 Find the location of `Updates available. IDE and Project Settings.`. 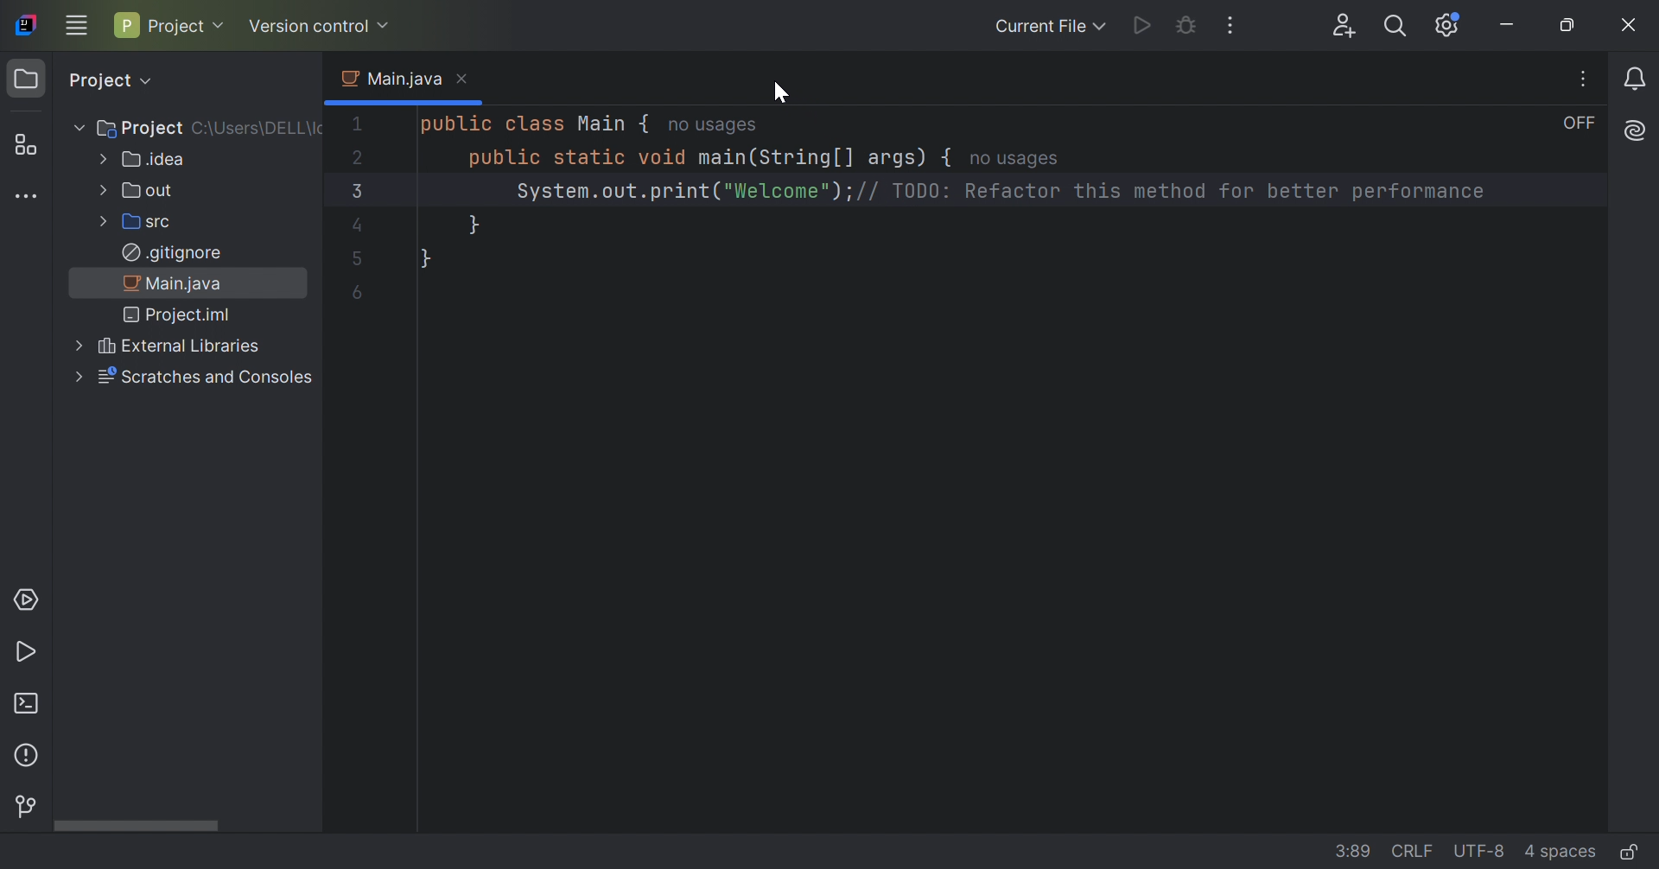

Updates available. IDE and Project Settings. is located at coordinates (1446, 28).